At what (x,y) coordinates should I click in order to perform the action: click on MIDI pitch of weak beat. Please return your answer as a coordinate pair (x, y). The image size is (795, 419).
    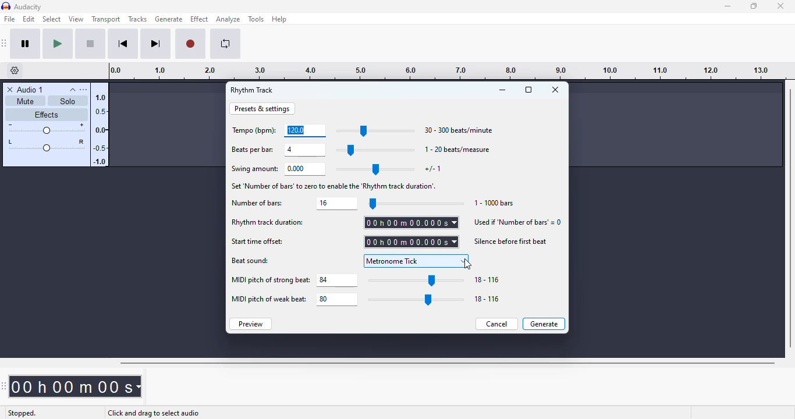
    Looking at the image, I should click on (269, 300).